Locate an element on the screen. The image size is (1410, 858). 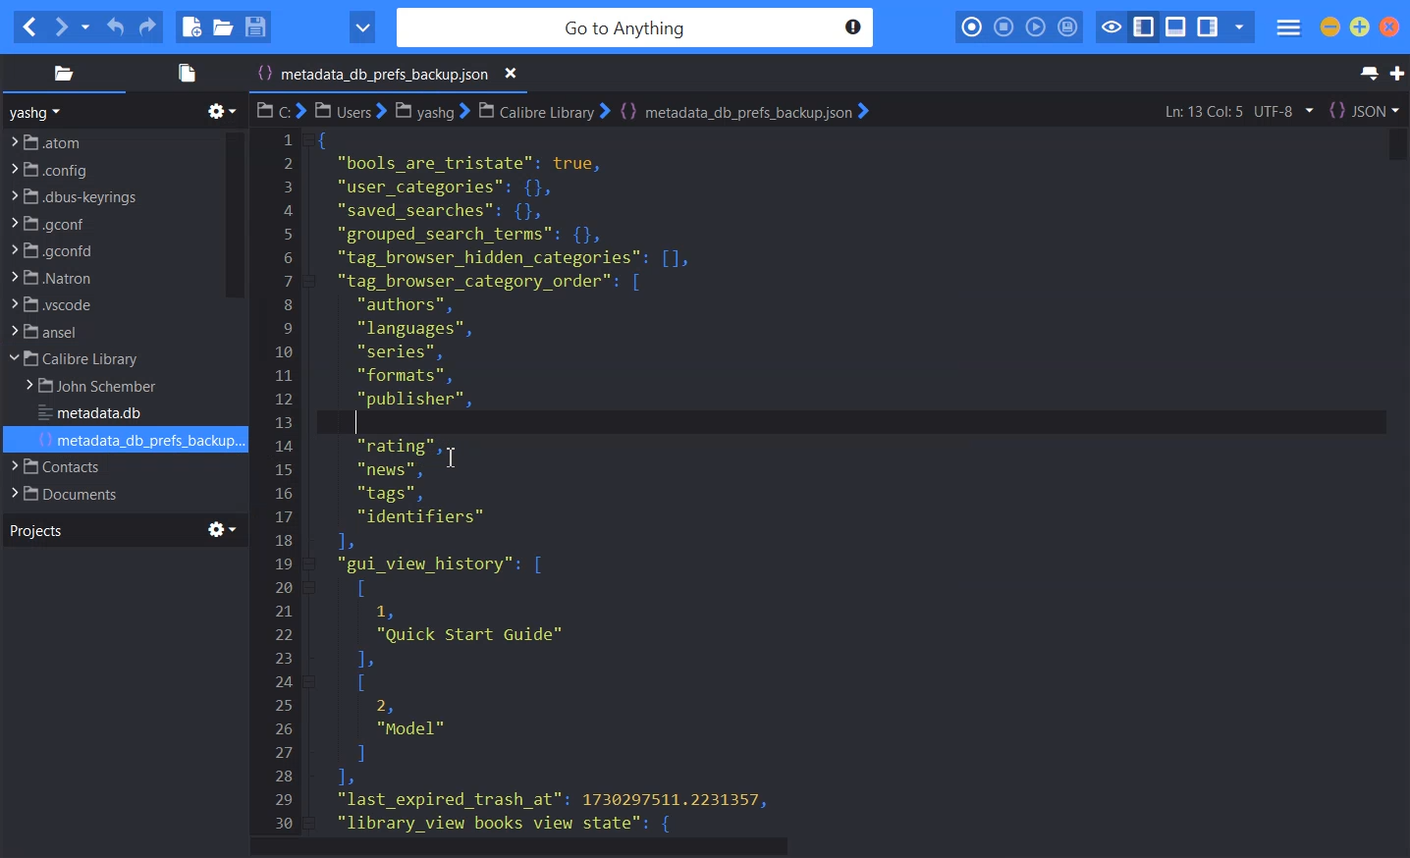
Go Forward one location is located at coordinates (60, 27).